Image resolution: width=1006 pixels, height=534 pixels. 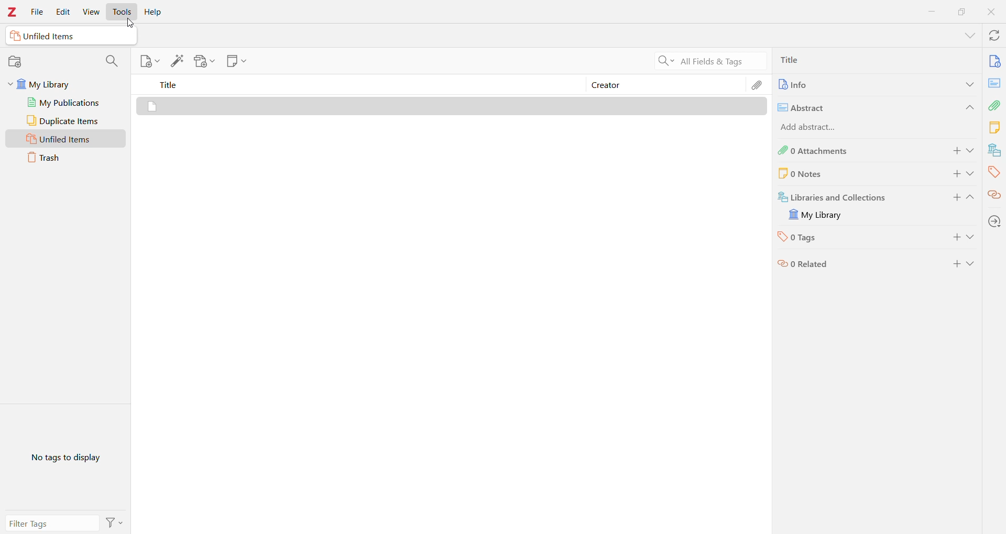 I want to click on Help, so click(x=154, y=14).